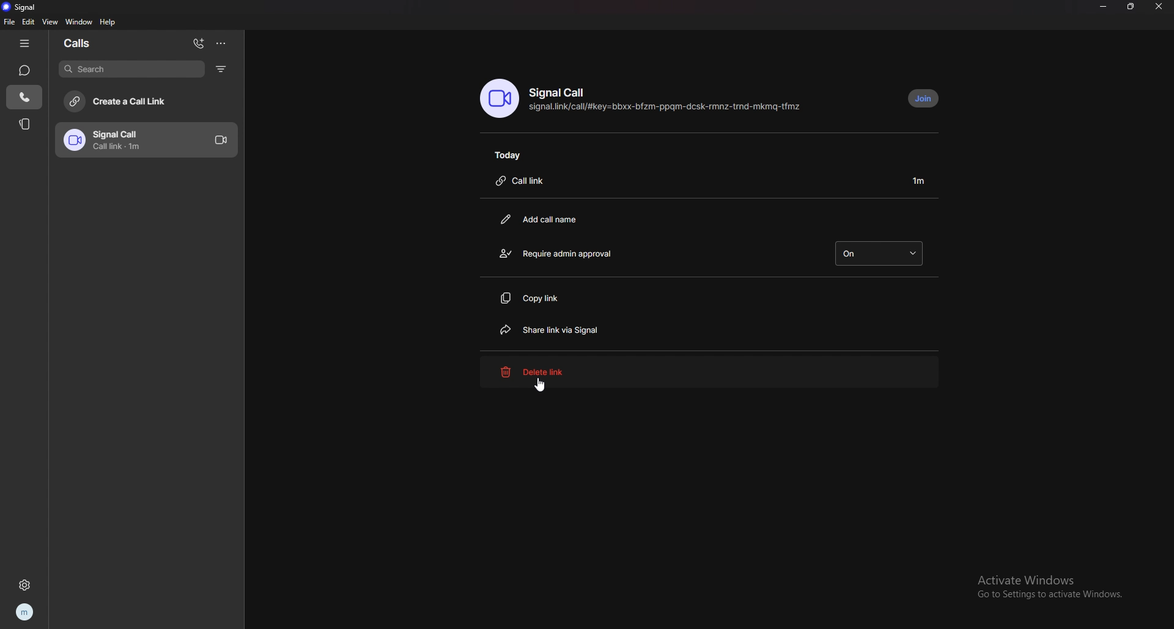 The width and height of the screenshot is (1174, 629). What do you see at coordinates (24, 586) in the screenshot?
I see `settings` at bounding box center [24, 586].